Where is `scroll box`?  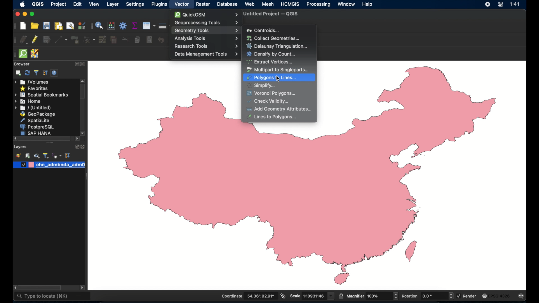
scroll box is located at coordinates (40, 287).